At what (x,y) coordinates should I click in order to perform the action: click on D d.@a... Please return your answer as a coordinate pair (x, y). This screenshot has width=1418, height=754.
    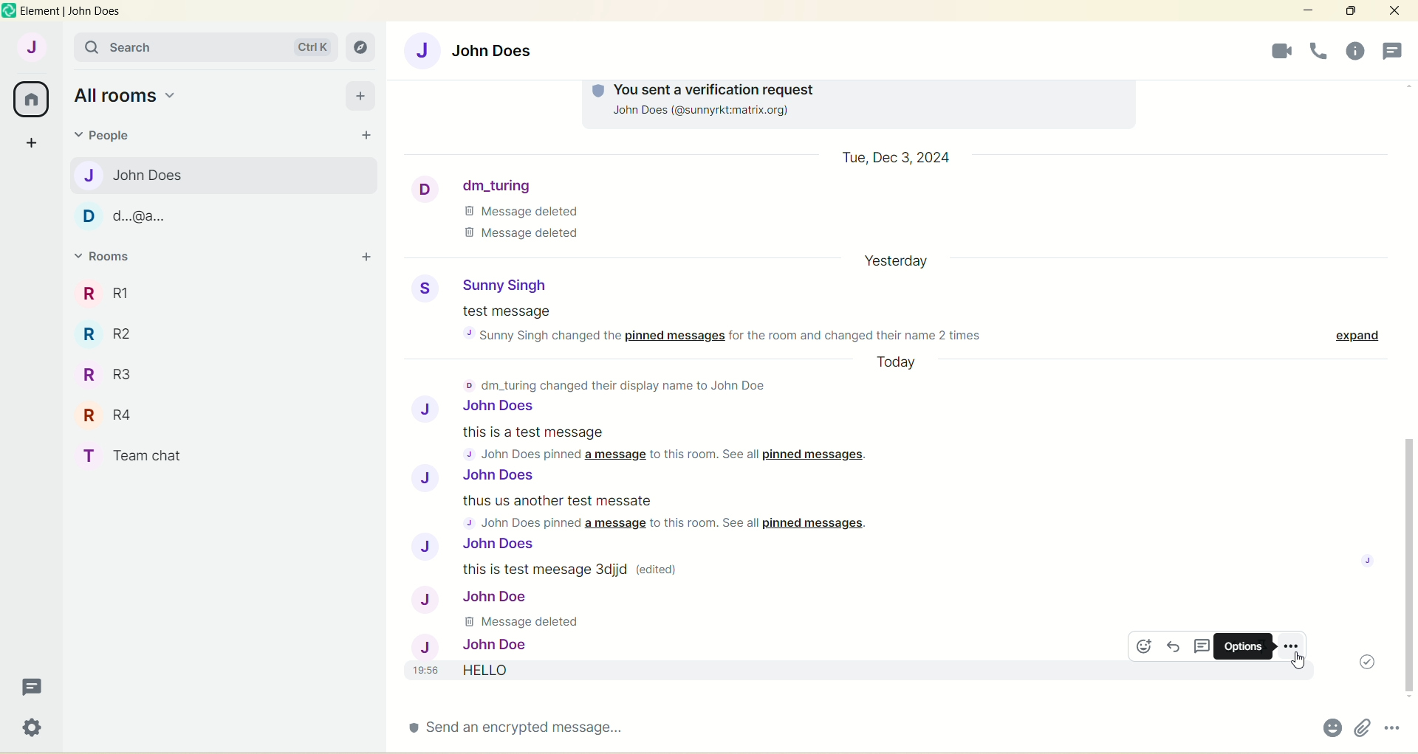
    Looking at the image, I should click on (126, 212).